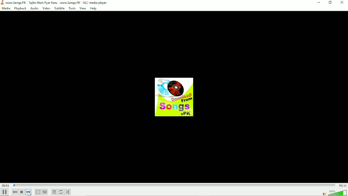 Image resolution: width=348 pixels, height=196 pixels. Describe the element at coordinates (61, 192) in the screenshot. I see `Click to toggle between loop all, loop one and no loop` at that location.